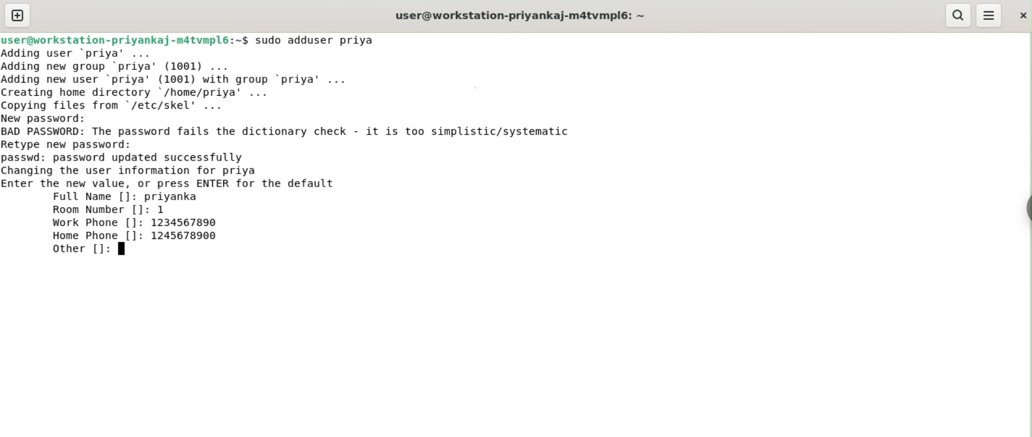 Image resolution: width=1032 pixels, height=437 pixels. I want to click on passwd: password updated successfullyChanging the user information for priyaEnter the new value, or press ENTER for the defaultFull Name []: priyankal , so click(170, 177).